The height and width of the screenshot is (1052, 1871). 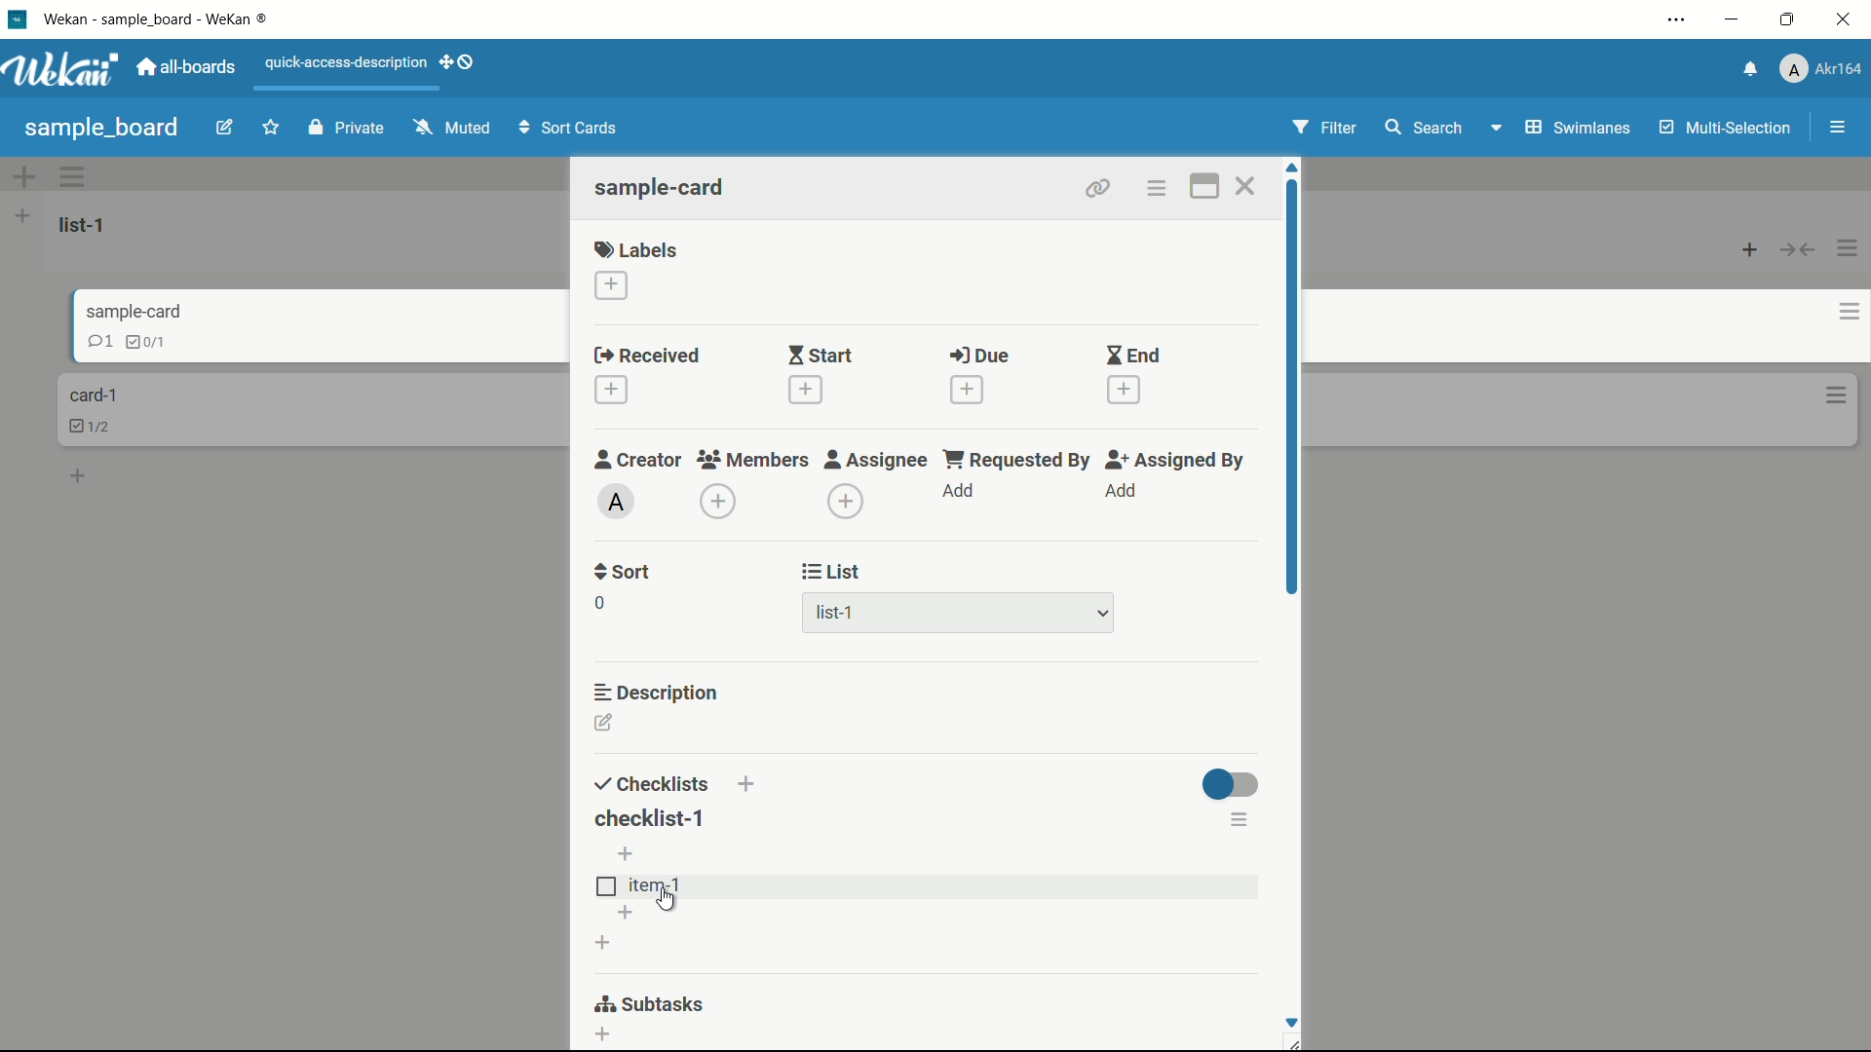 What do you see at coordinates (346, 63) in the screenshot?
I see `quick-access-description` at bounding box center [346, 63].